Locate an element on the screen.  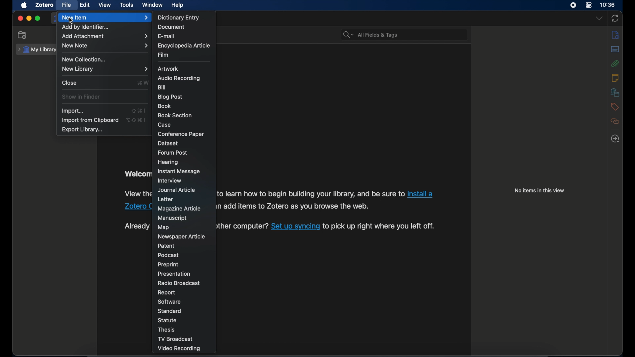
e-mail is located at coordinates (166, 36).